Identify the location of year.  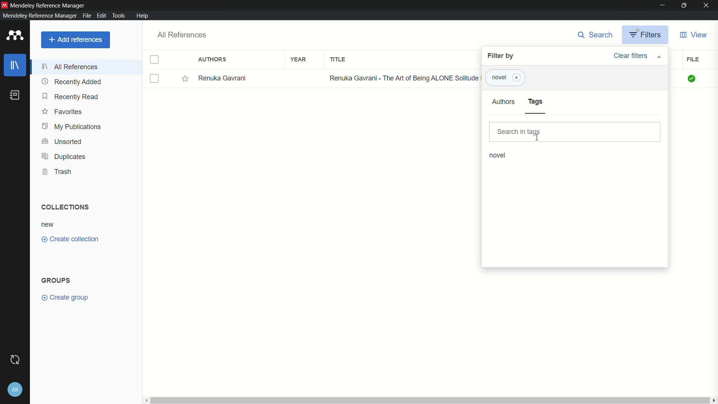
(299, 60).